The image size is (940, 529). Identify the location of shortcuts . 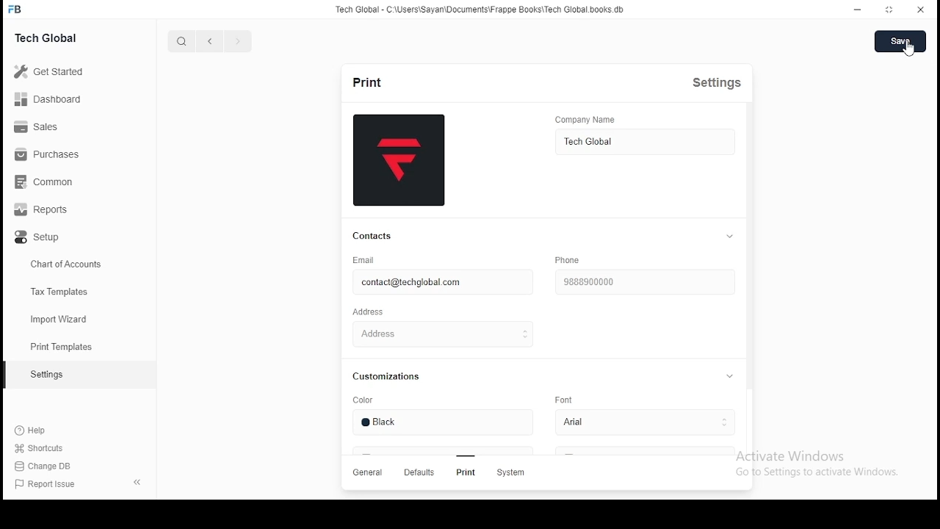
(41, 450).